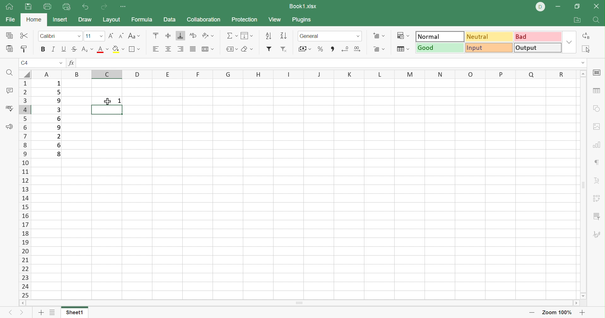 The image size is (605, 318). Describe the element at coordinates (379, 36) in the screenshot. I see `Insert cells` at that location.